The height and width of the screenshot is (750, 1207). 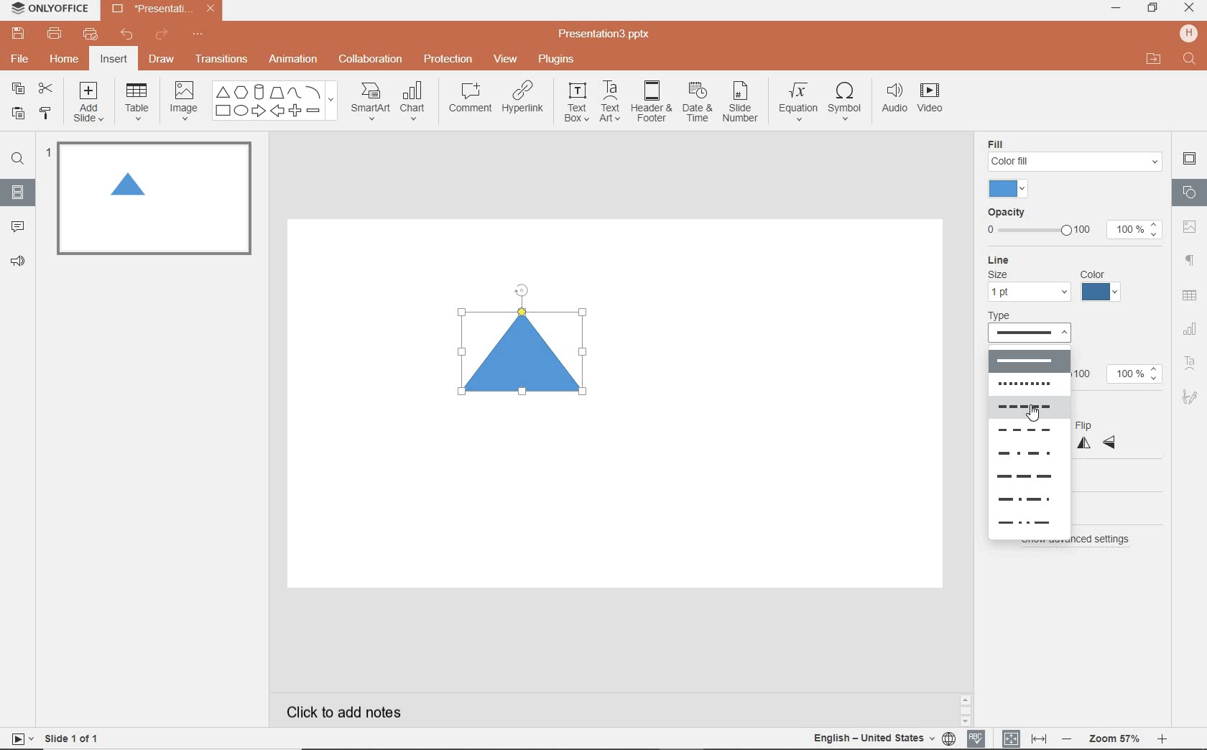 What do you see at coordinates (741, 104) in the screenshot?
I see `SLIDE NUMBER` at bounding box center [741, 104].